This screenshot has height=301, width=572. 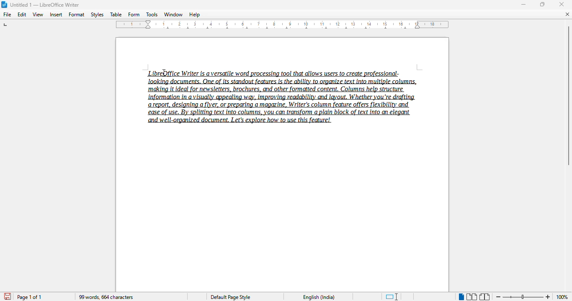 I want to click on zoom in, so click(x=547, y=297).